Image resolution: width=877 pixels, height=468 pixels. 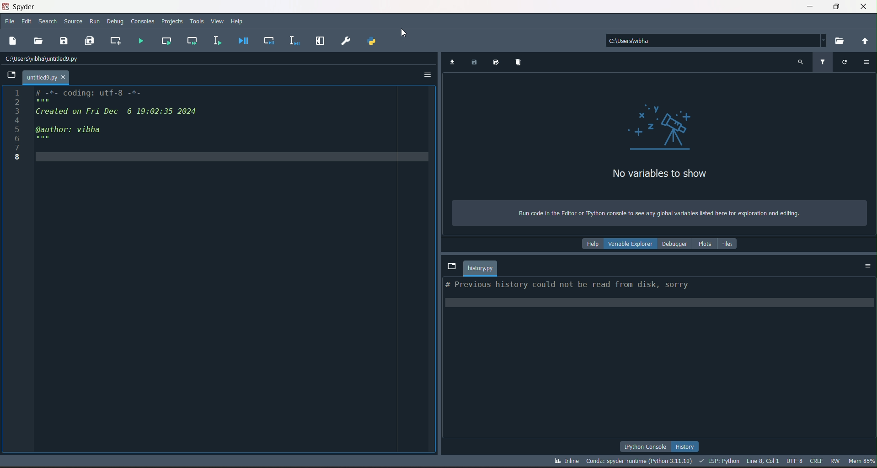 I want to click on python console, so click(x=647, y=446).